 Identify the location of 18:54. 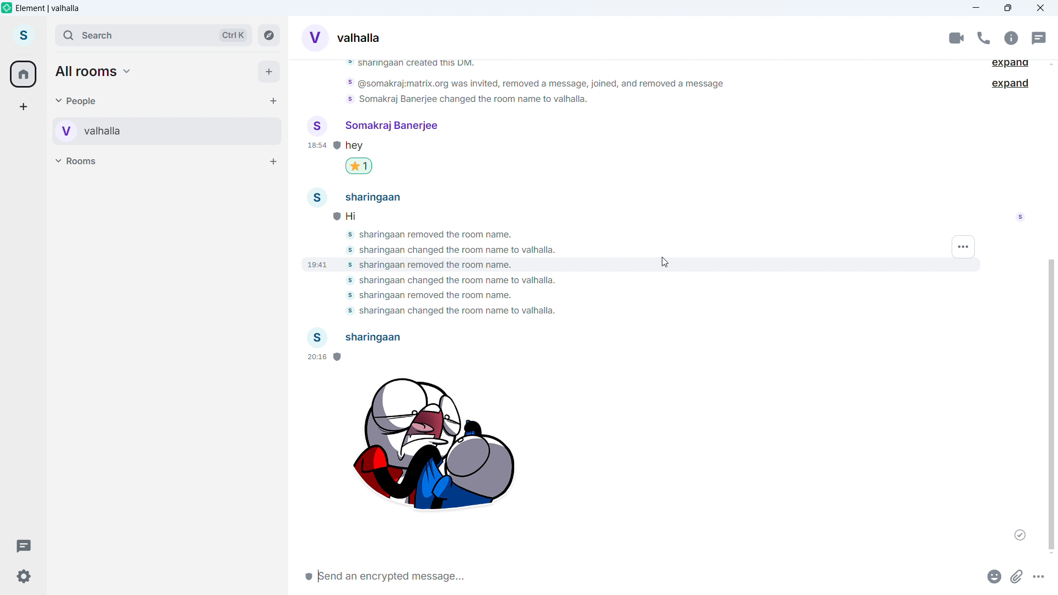
(317, 147).